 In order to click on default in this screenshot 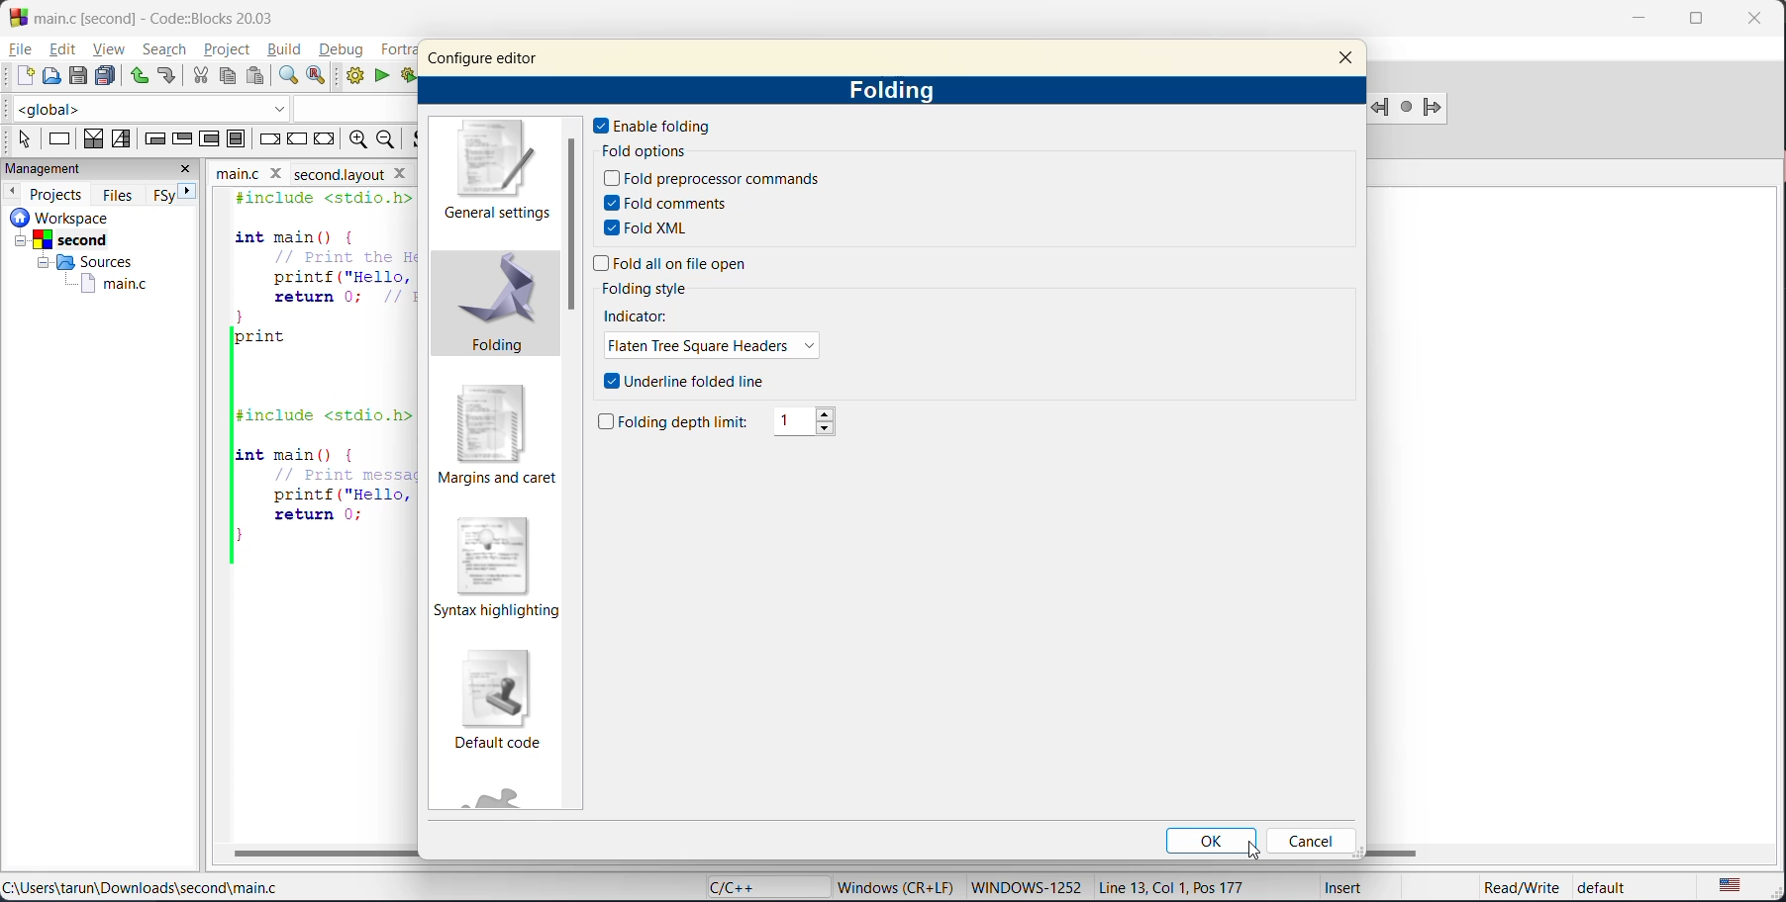, I will do `click(1620, 888)`.